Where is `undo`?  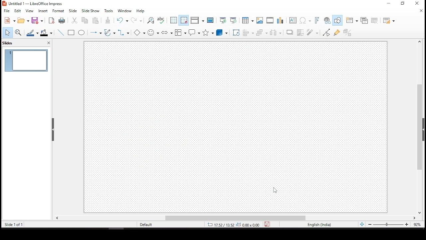 undo is located at coordinates (121, 20).